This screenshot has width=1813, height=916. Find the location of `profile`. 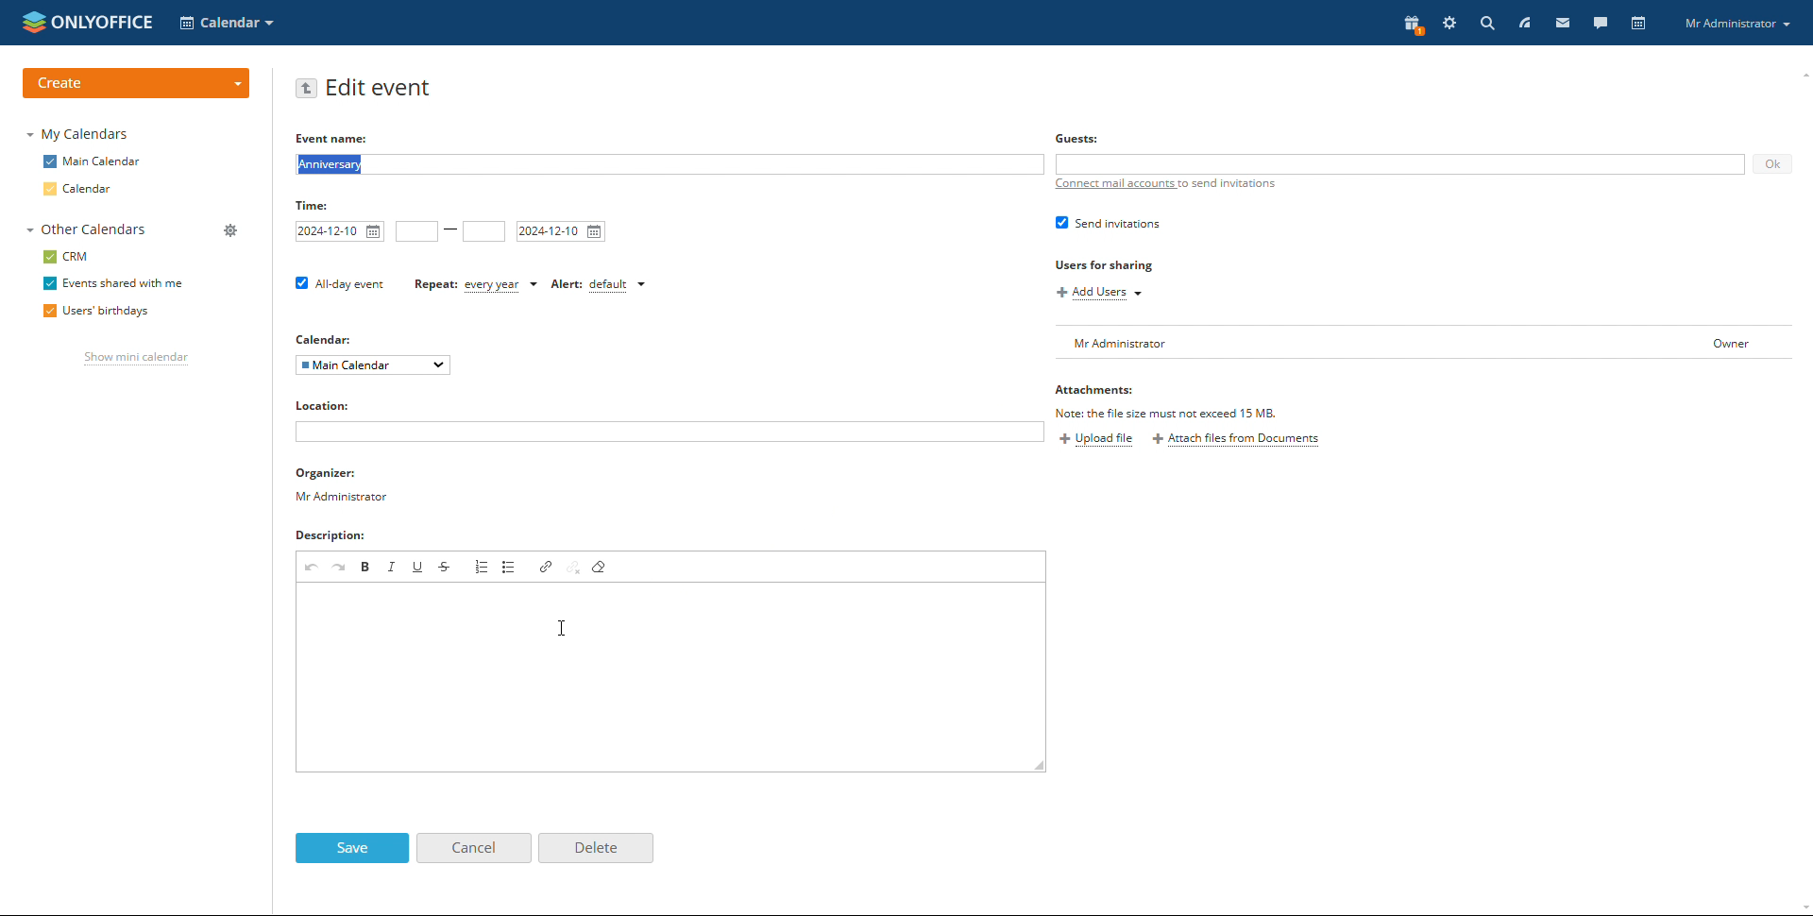

profile is located at coordinates (1737, 23).